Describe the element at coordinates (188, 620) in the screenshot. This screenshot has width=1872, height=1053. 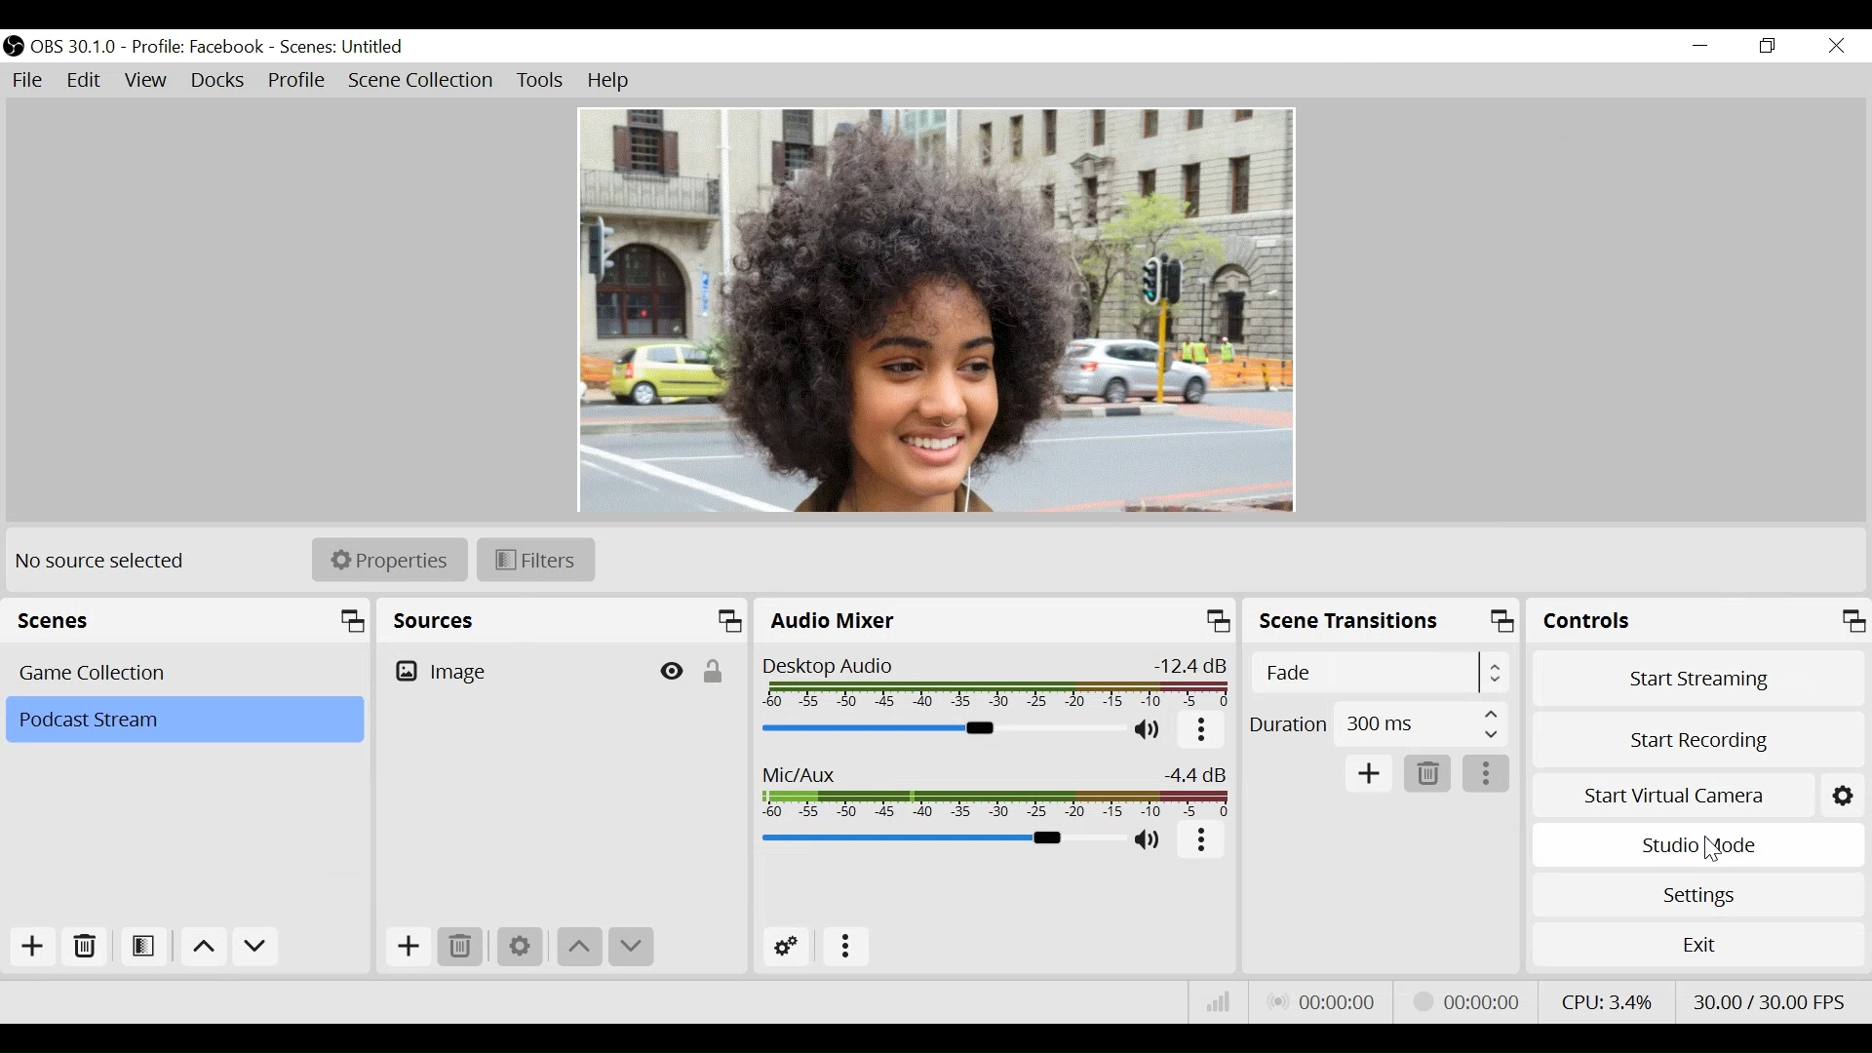
I see `Scenes` at that location.